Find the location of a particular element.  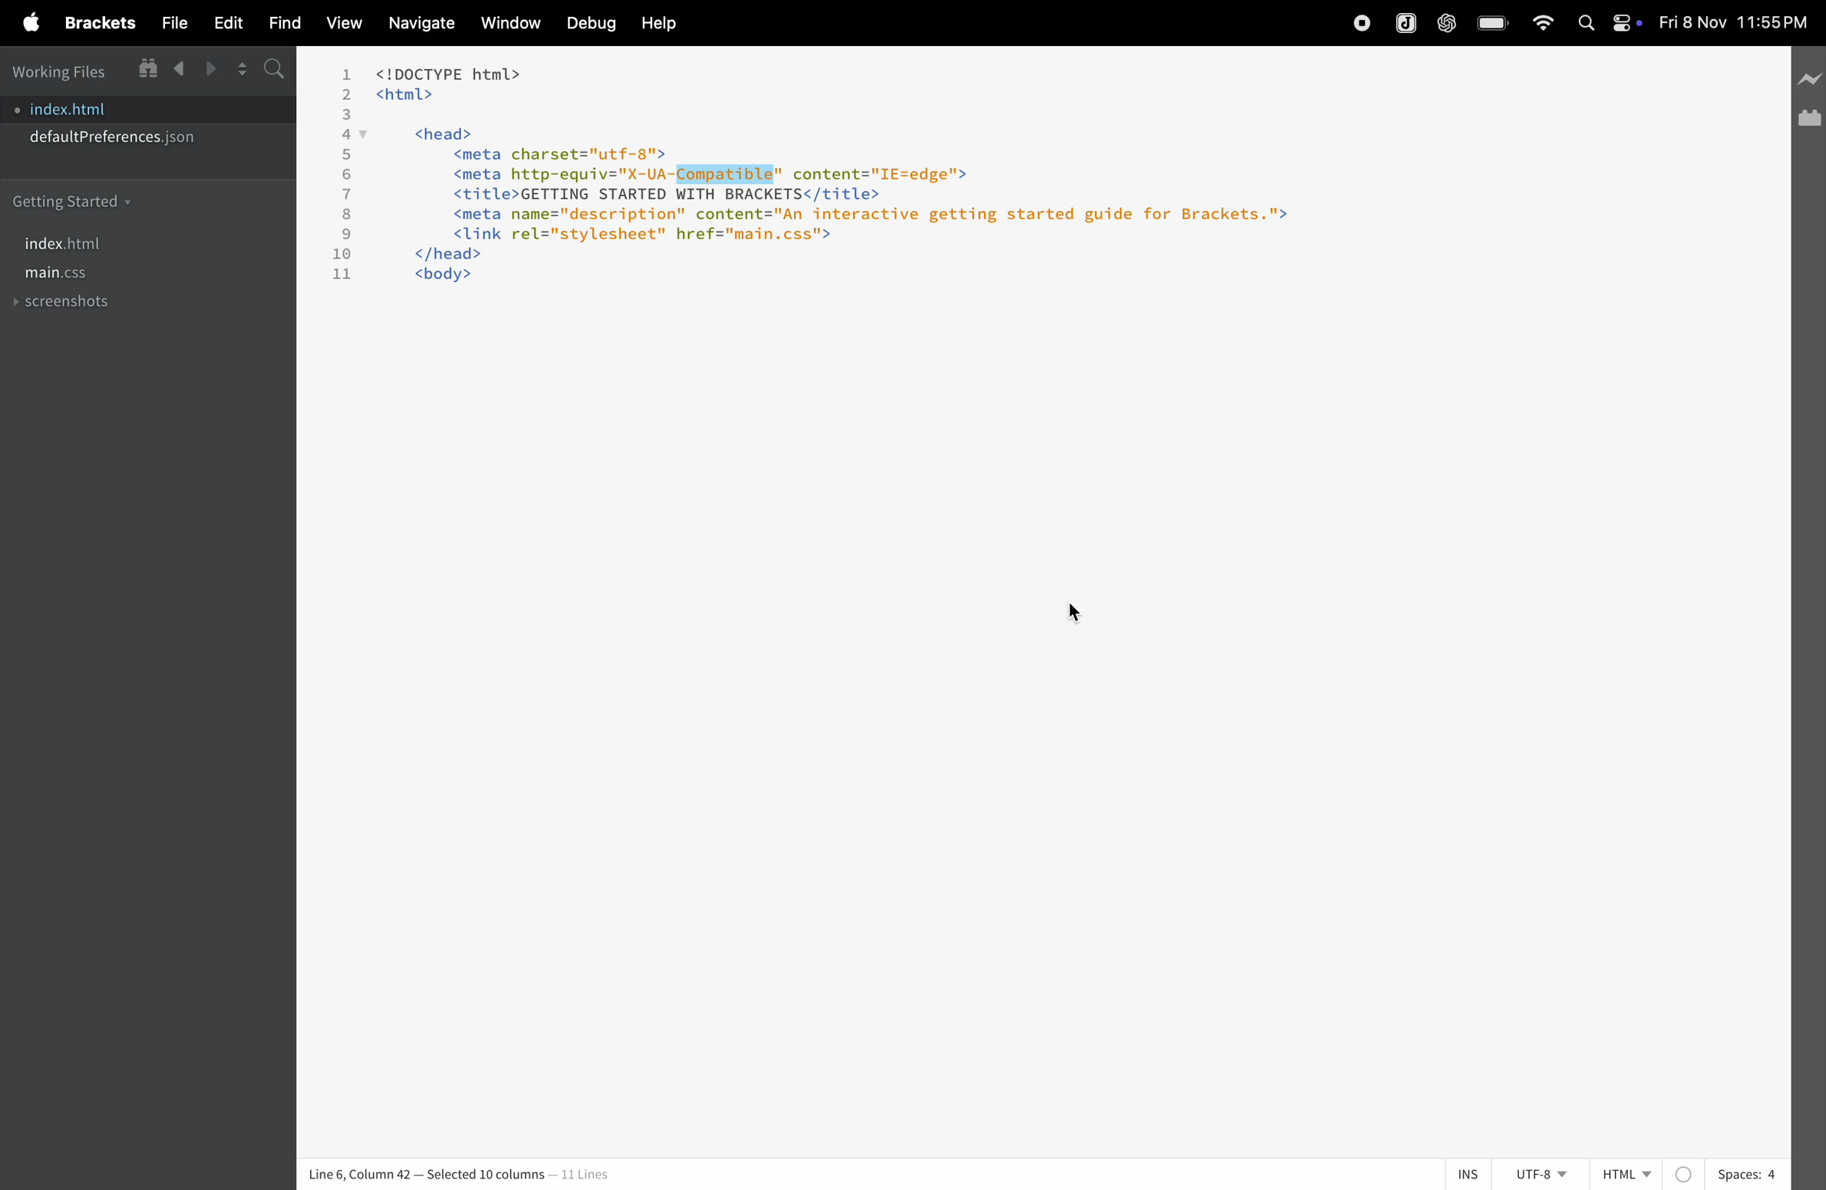

Control center is located at coordinates (1628, 25).